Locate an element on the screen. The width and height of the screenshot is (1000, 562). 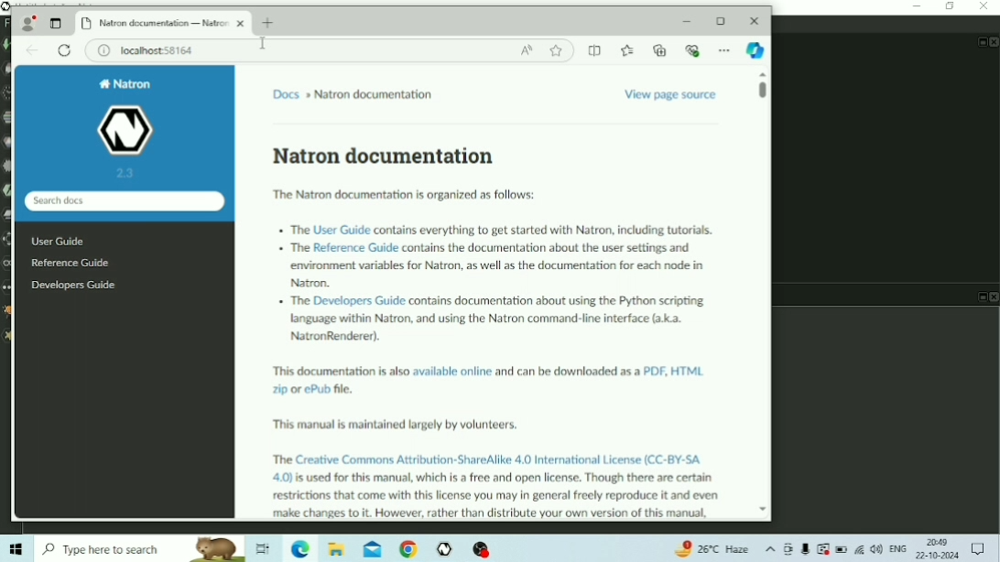
Task View is located at coordinates (265, 549).